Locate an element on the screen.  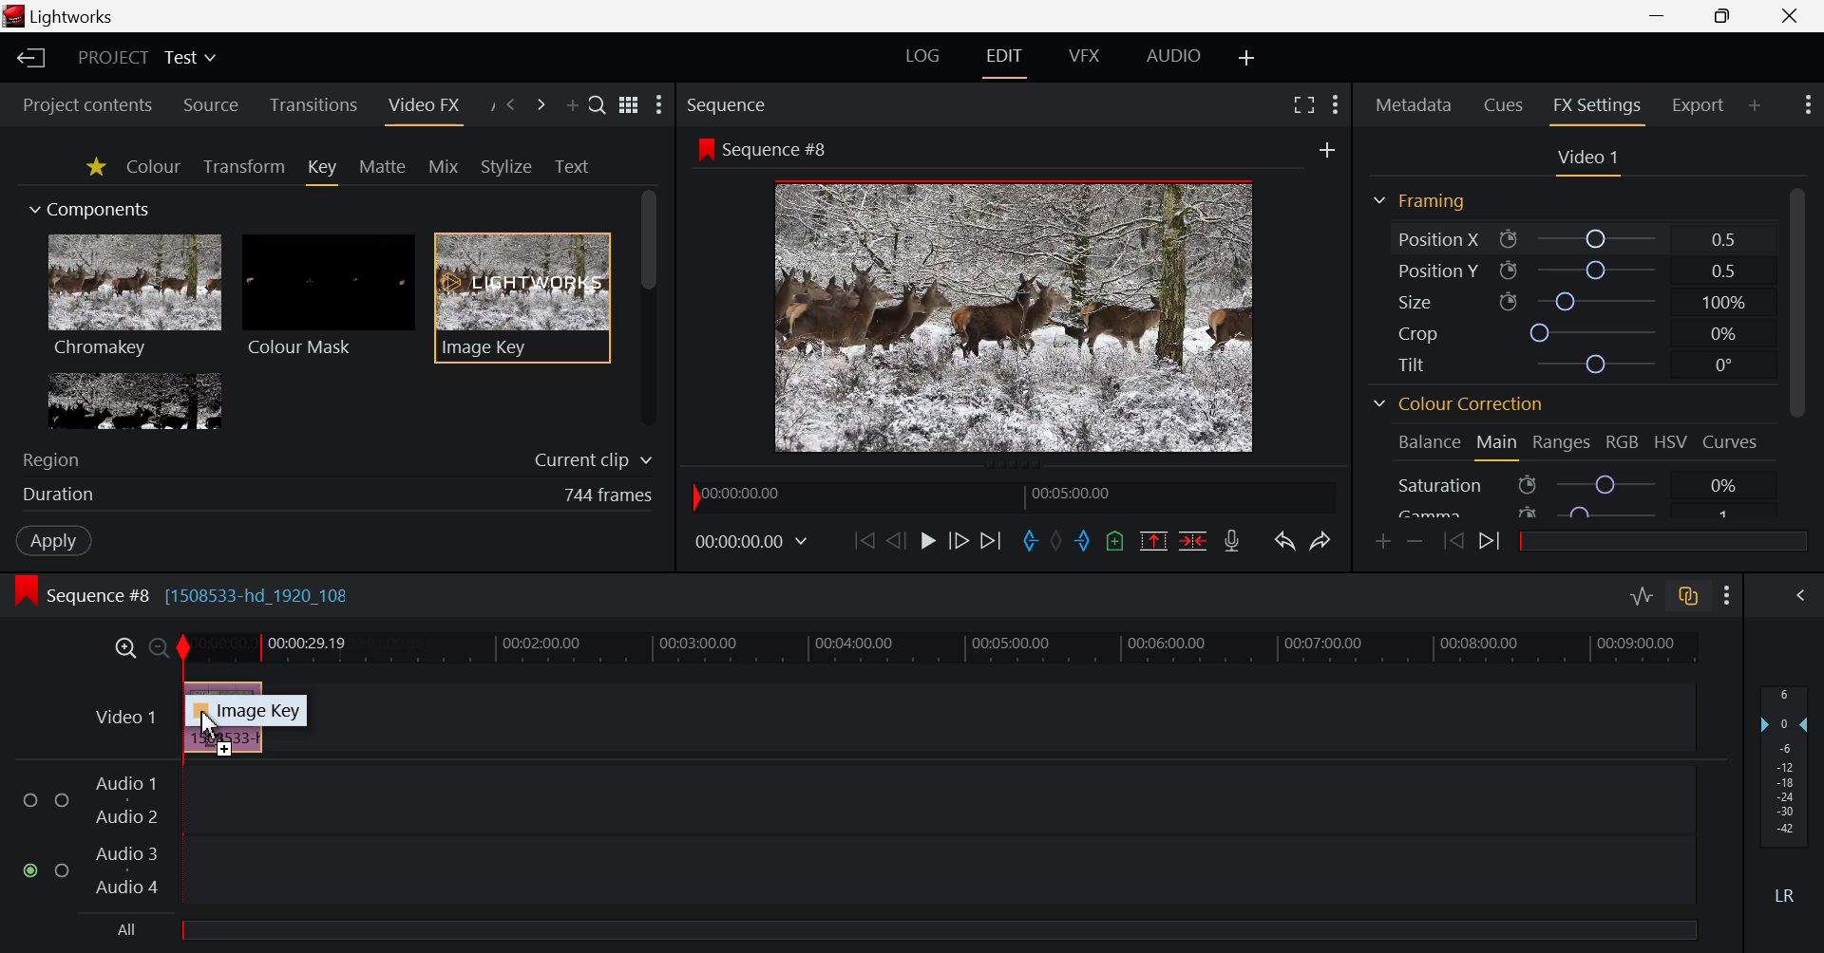
Image Key is located at coordinates (522, 296).